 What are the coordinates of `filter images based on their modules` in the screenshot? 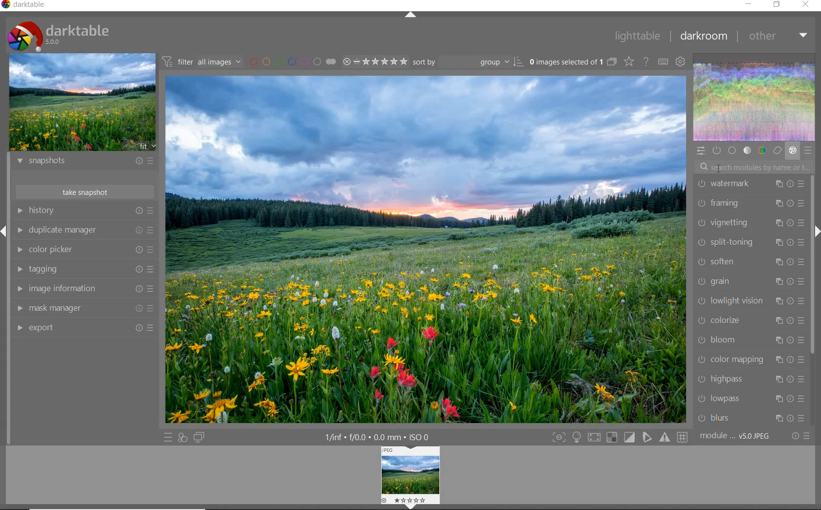 It's located at (203, 61).